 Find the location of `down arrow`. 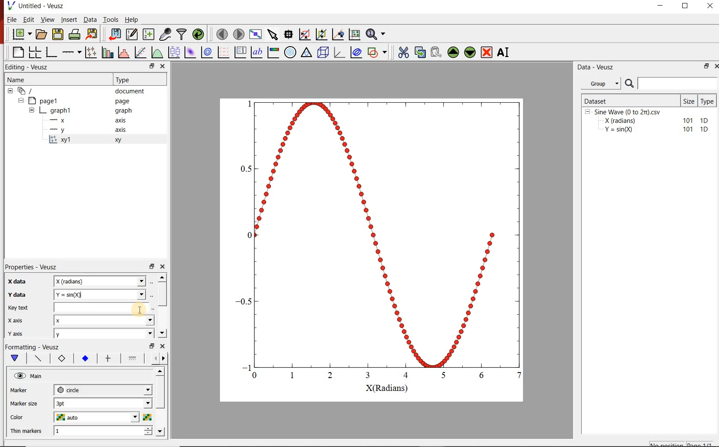

down arrow is located at coordinates (14, 358).